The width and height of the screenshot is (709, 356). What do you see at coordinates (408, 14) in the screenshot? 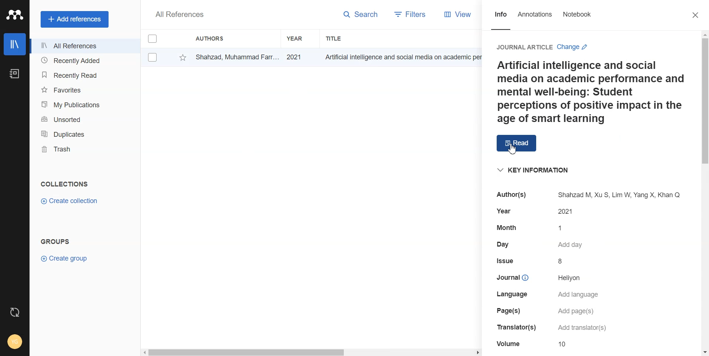
I see `Filters` at bounding box center [408, 14].